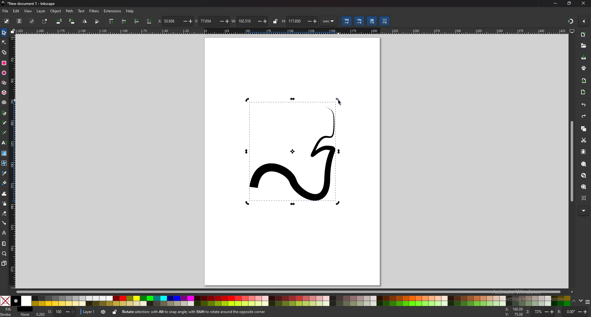 The width and height of the screenshot is (591, 317). Describe the element at coordinates (583, 163) in the screenshot. I see `zoom selection` at that location.